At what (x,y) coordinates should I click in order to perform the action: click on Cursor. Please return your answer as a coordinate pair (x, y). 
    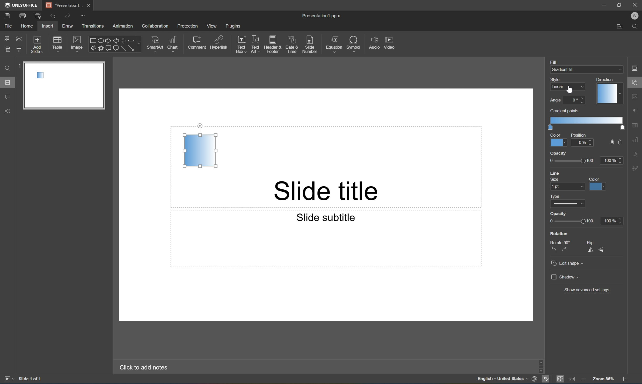
    Looking at the image, I should click on (570, 90).